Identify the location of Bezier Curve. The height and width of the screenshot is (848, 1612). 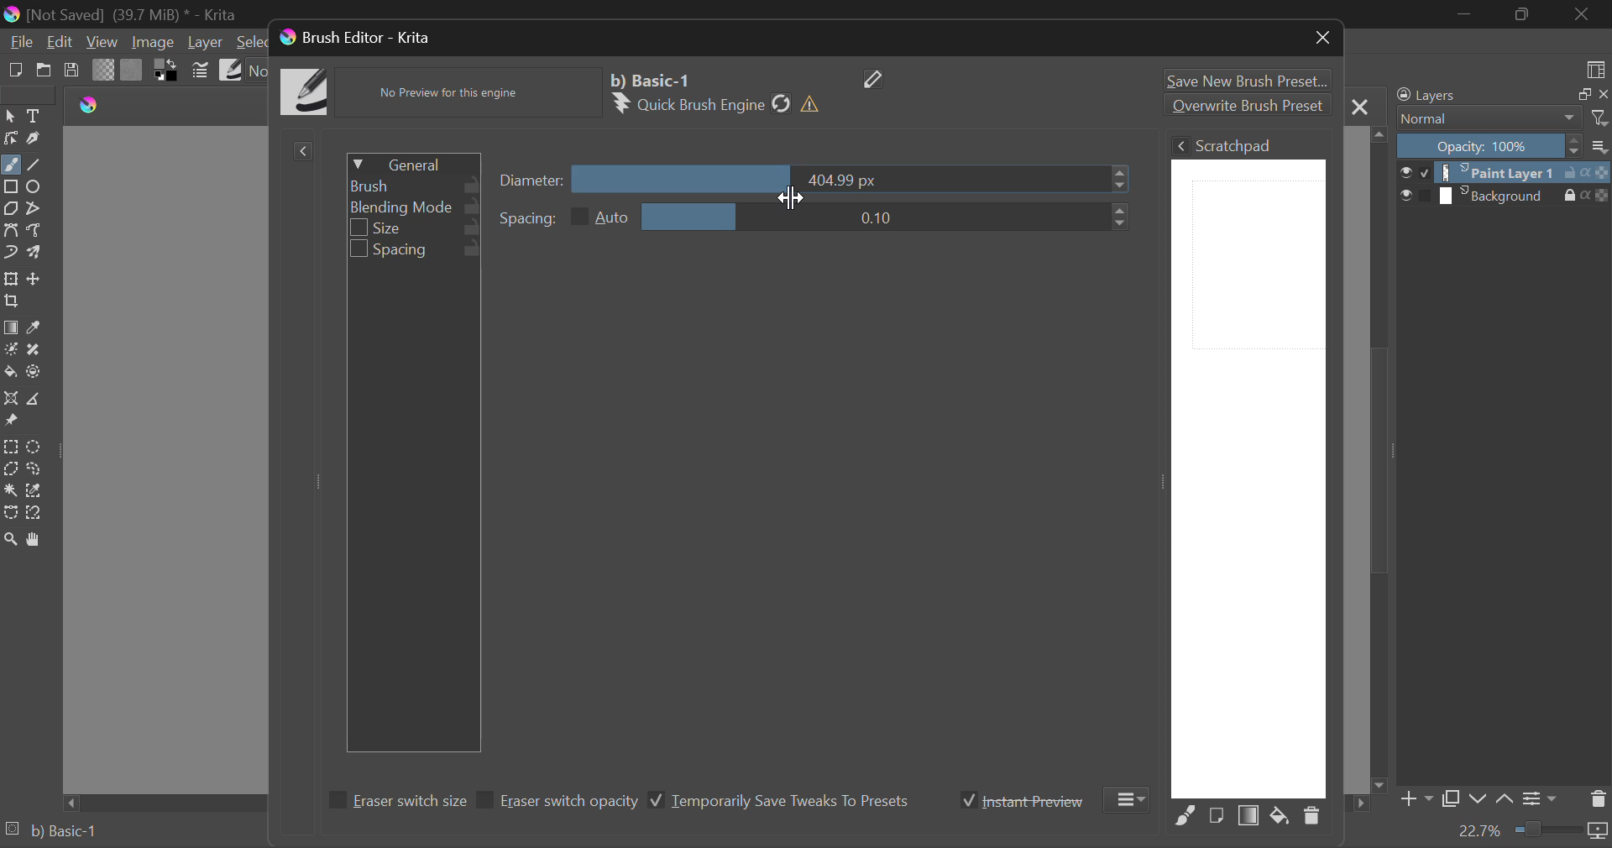
(13, 230).